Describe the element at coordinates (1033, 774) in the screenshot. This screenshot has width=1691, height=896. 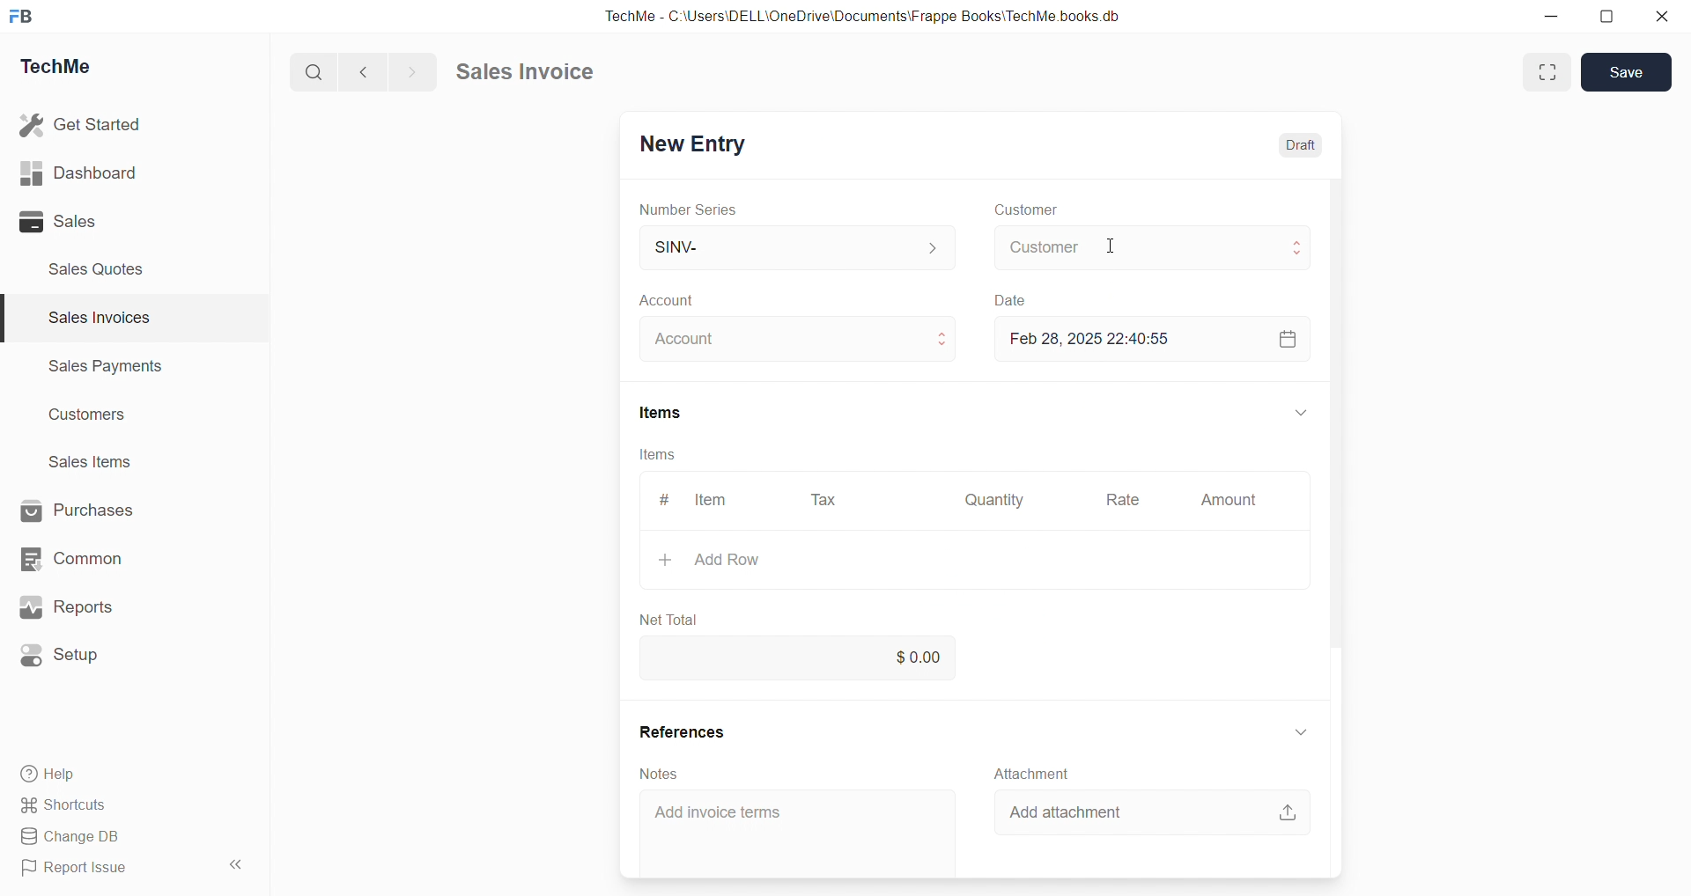
I see `Attachment` at that location.